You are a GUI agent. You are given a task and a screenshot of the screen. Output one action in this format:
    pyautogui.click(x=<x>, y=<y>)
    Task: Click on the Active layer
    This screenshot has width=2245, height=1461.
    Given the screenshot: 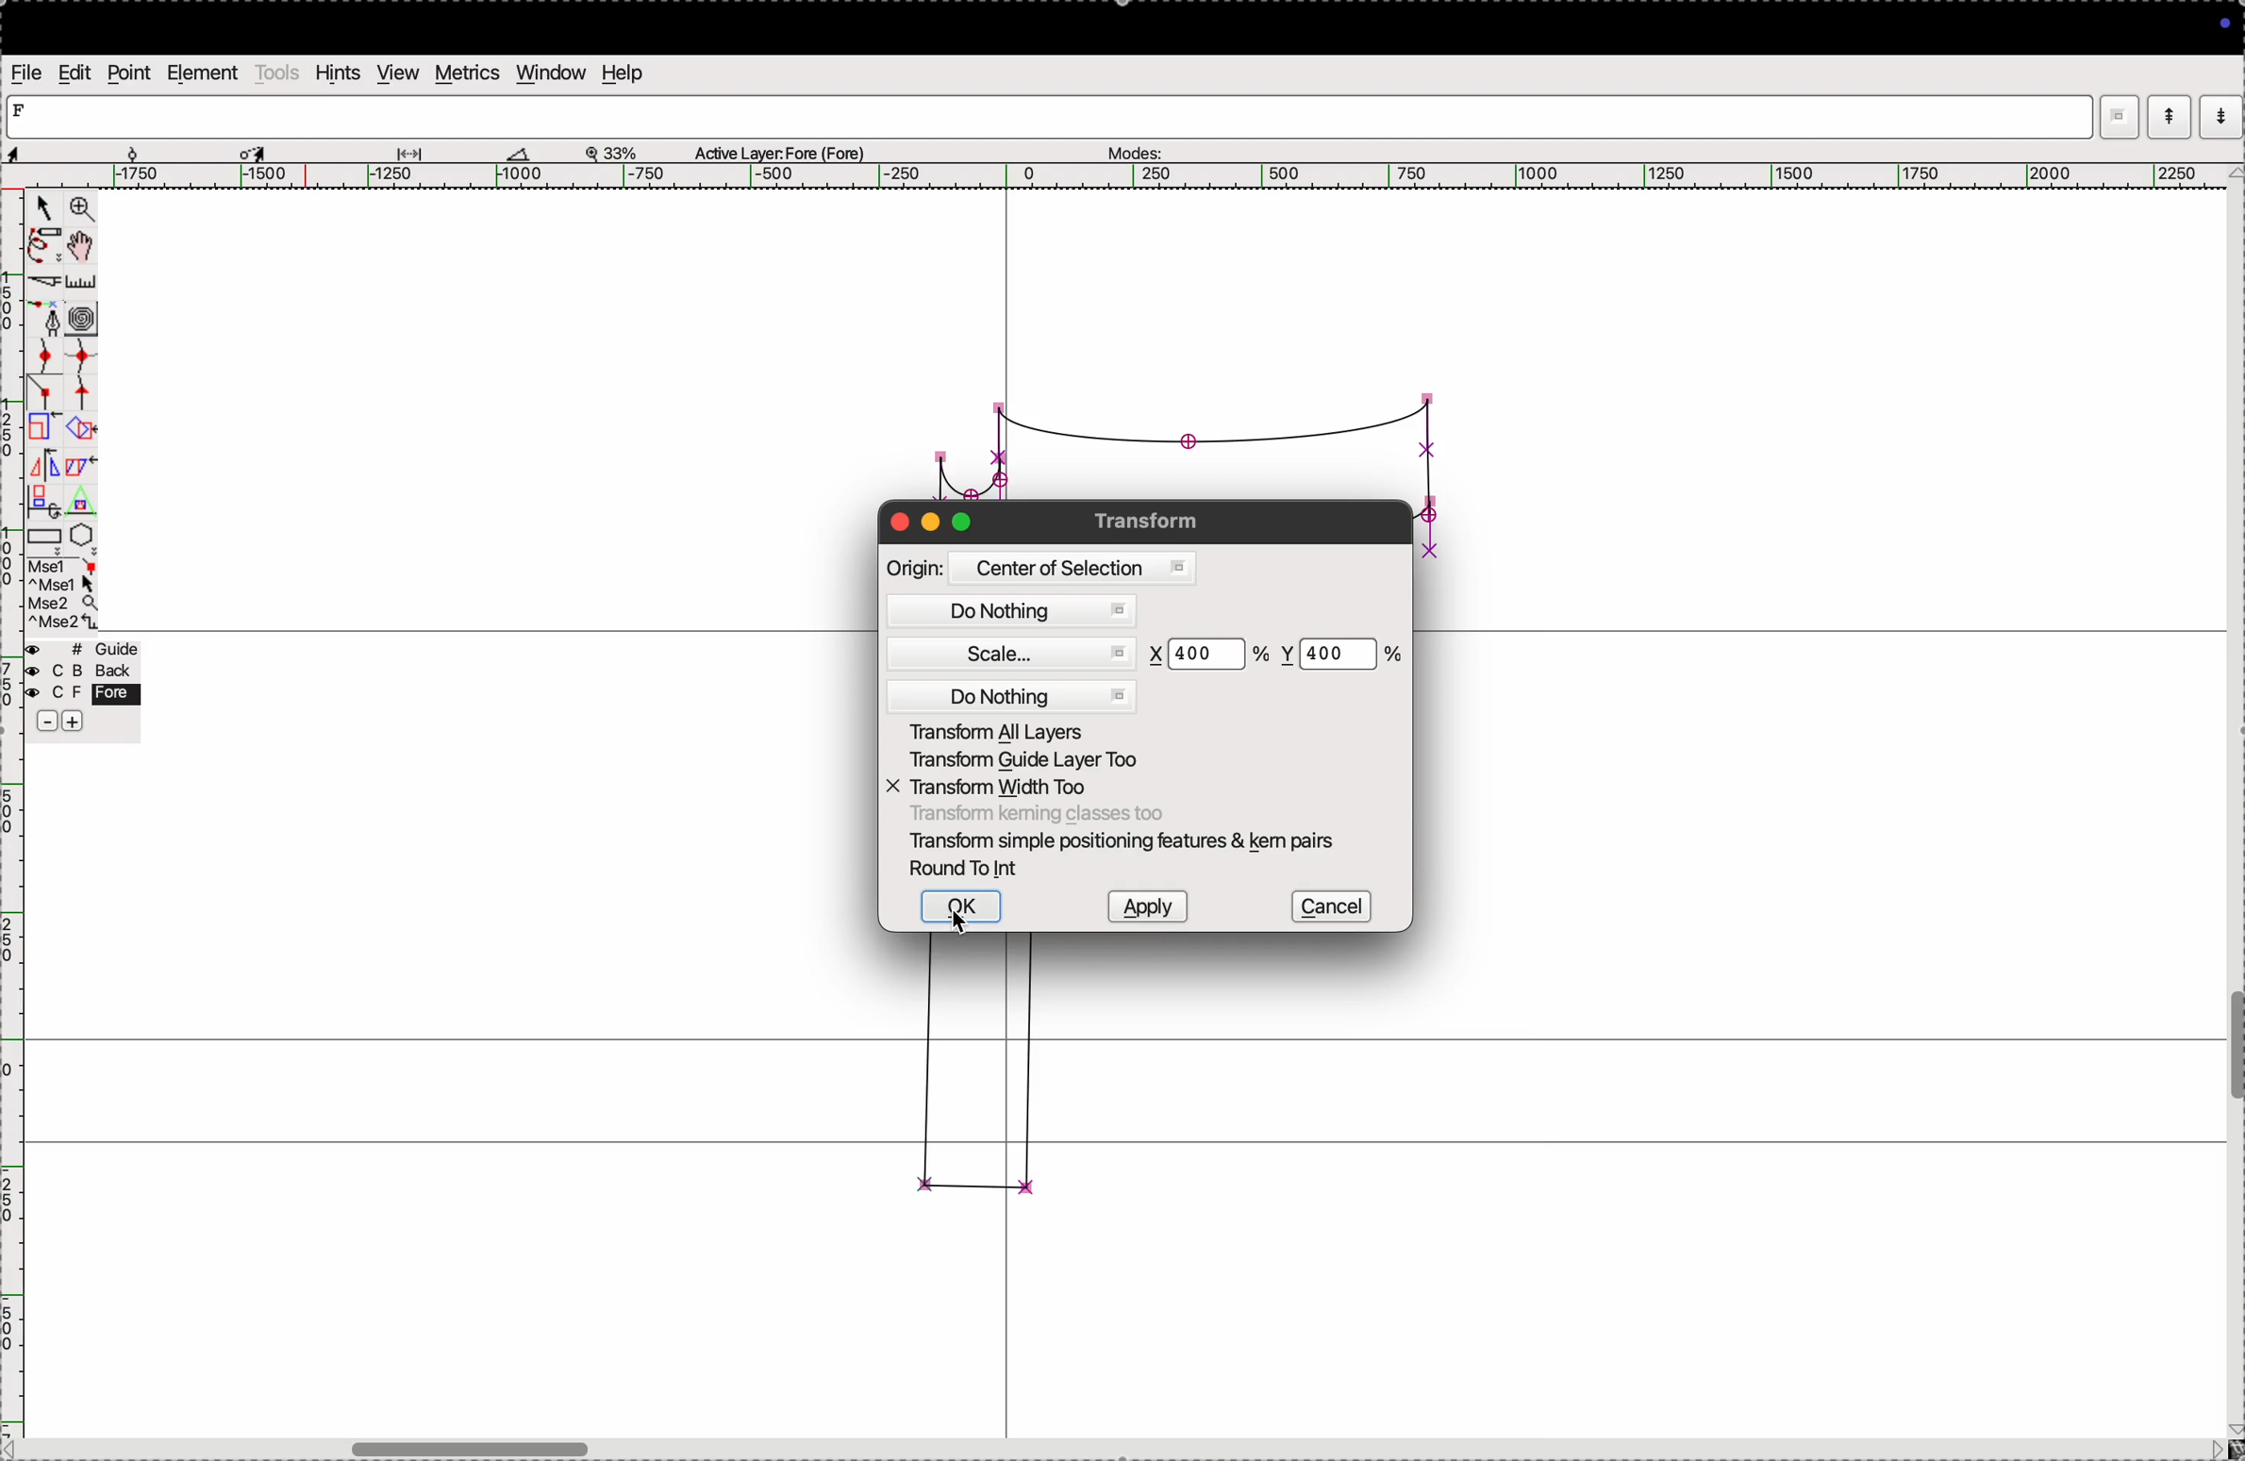 What is the action you would take?
    pyautogui.click(x=781, y=150)
    